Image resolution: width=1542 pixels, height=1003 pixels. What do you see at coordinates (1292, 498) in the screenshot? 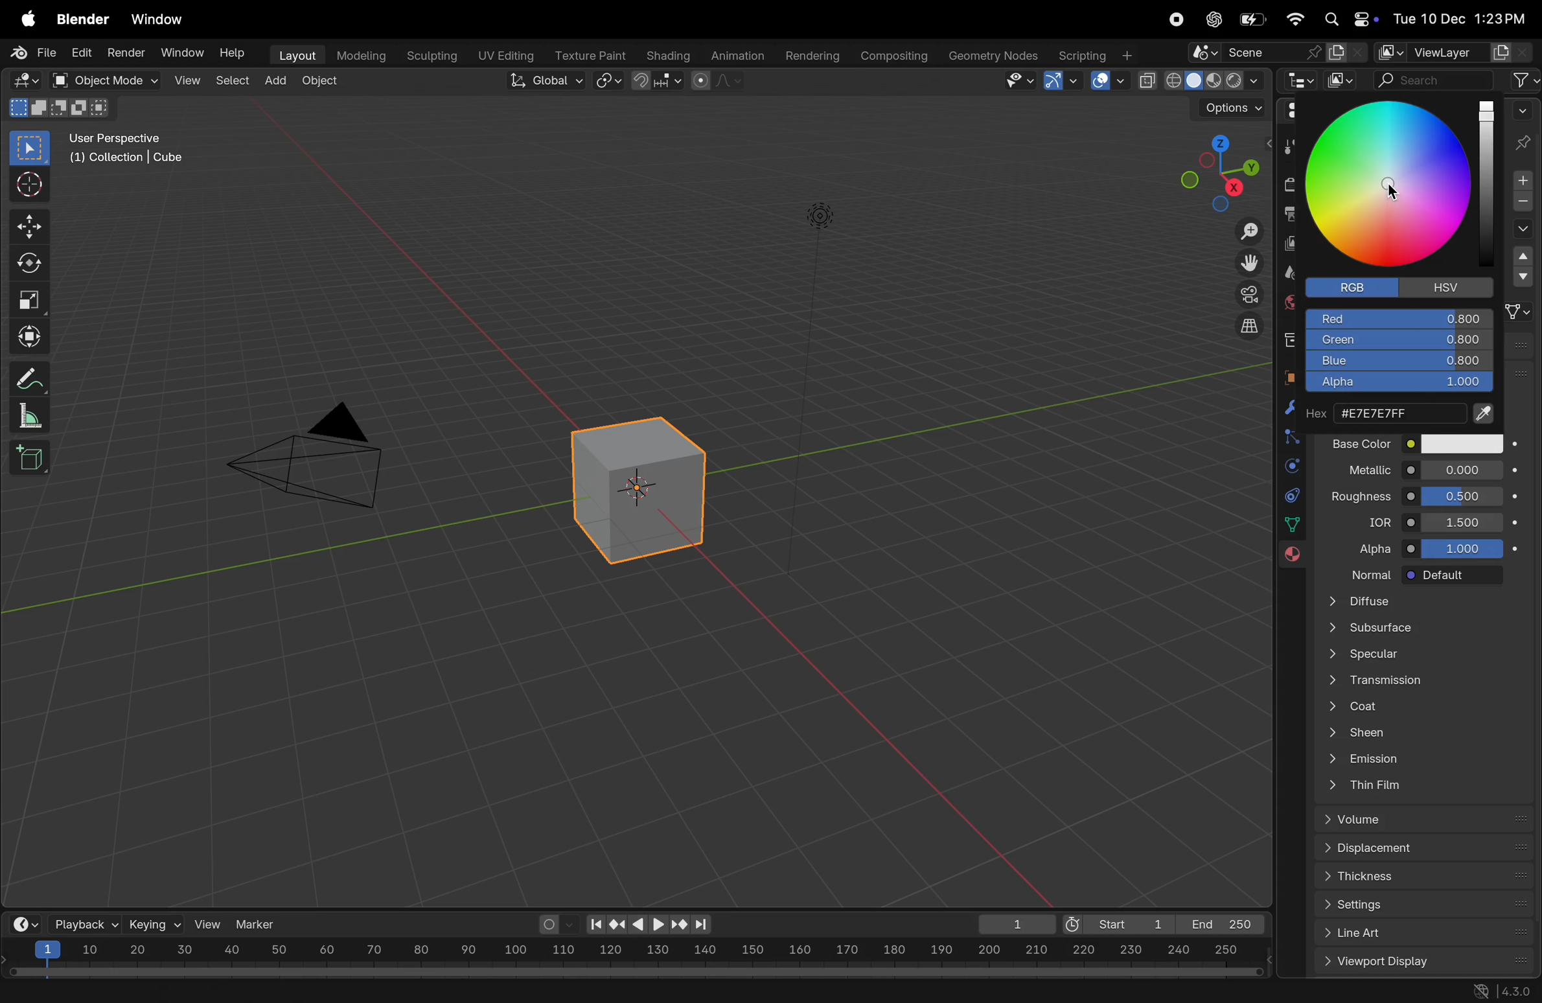
I see `constarints` at bounding box center [1292, 498].